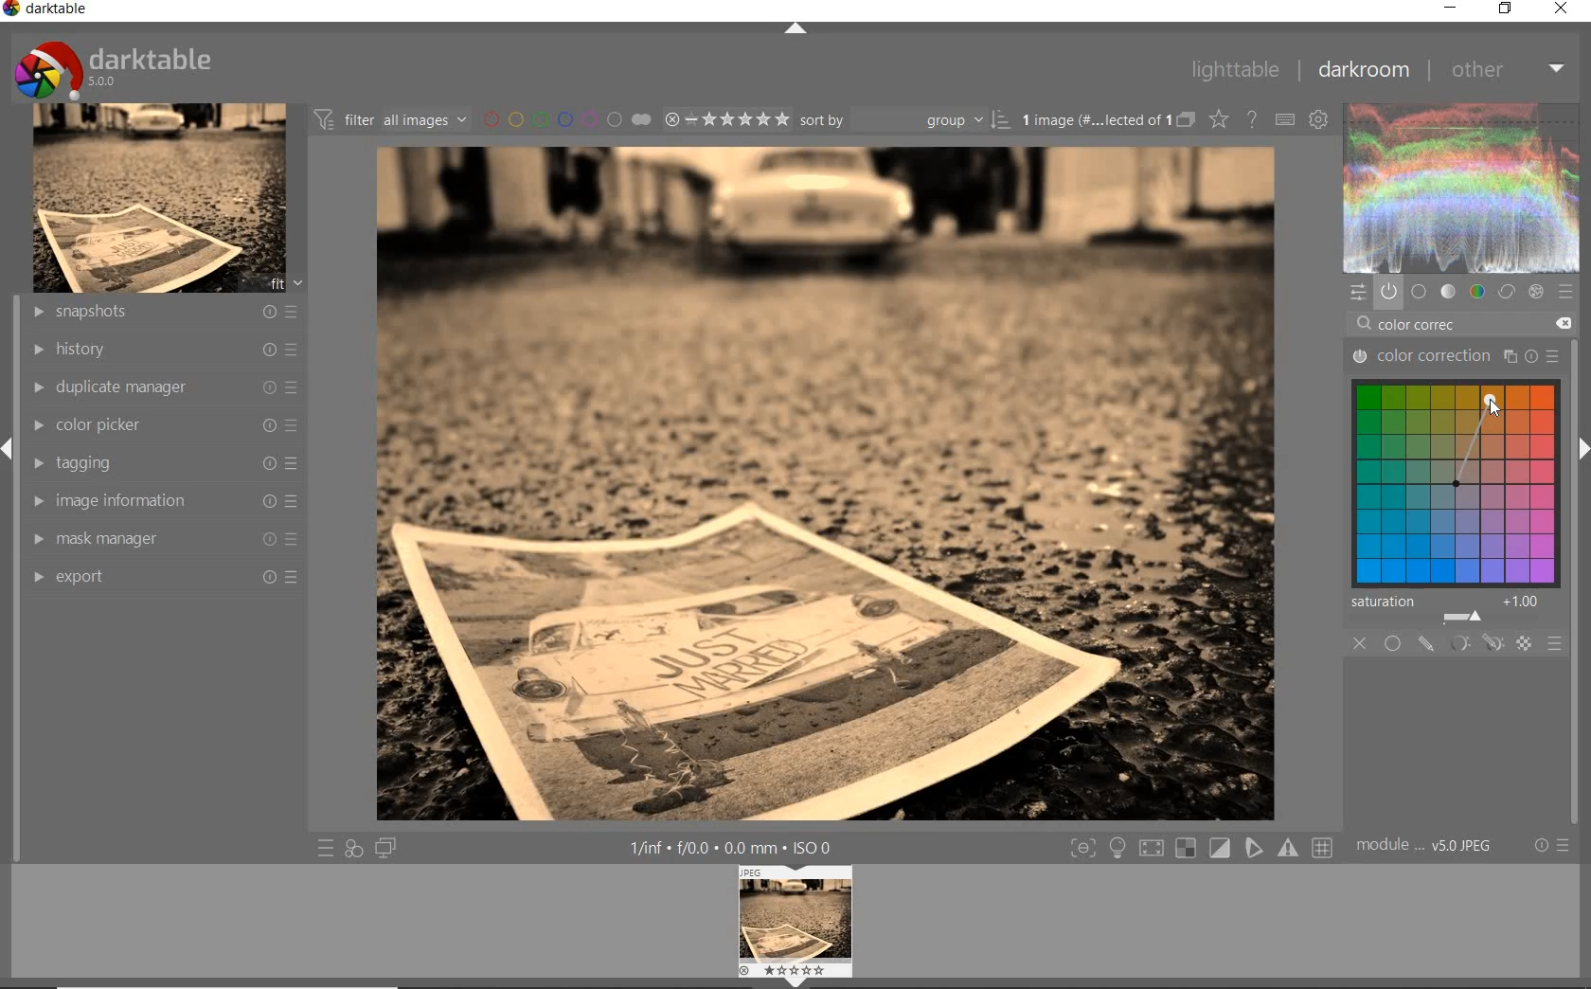 Image resolution: width=1591 pixels, height=989 pixels. What do you see at coordinates (1476, 293) in the screenshot?
I see `color` at bounding box center [1476, 293].